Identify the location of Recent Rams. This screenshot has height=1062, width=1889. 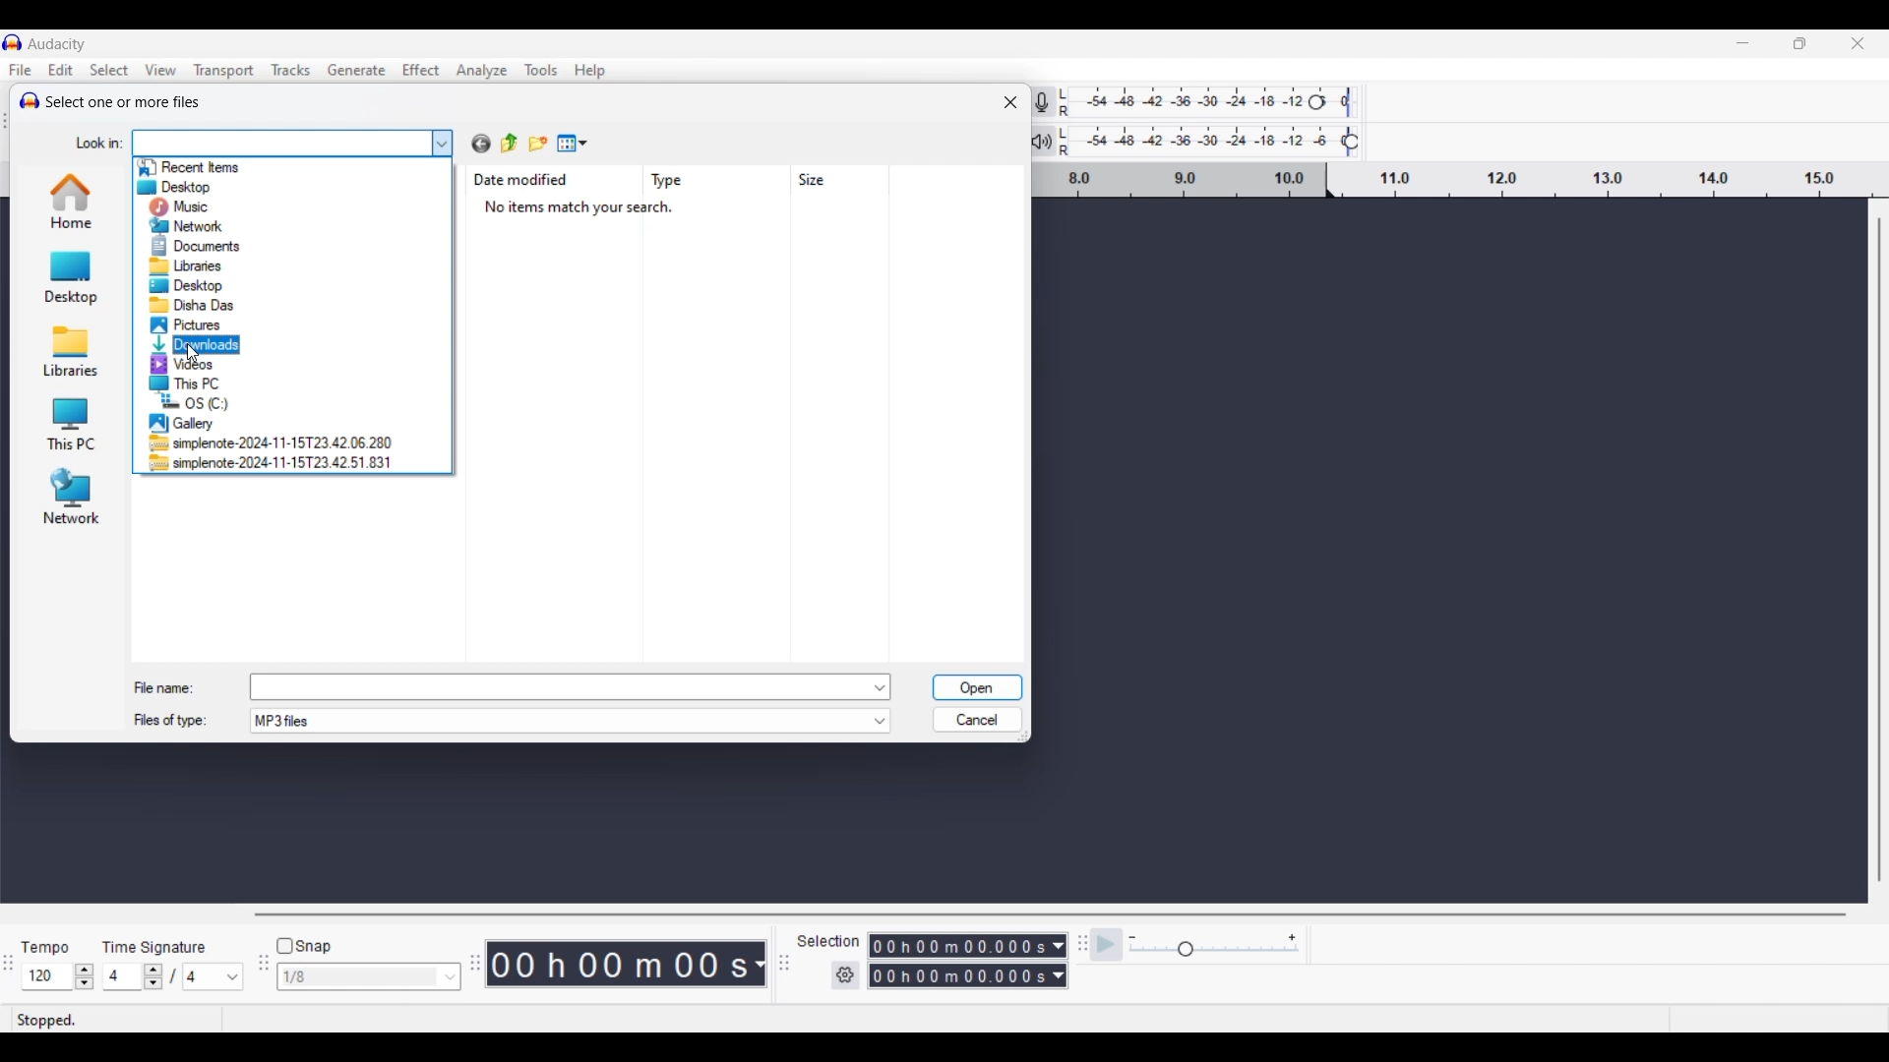
(194, 163).